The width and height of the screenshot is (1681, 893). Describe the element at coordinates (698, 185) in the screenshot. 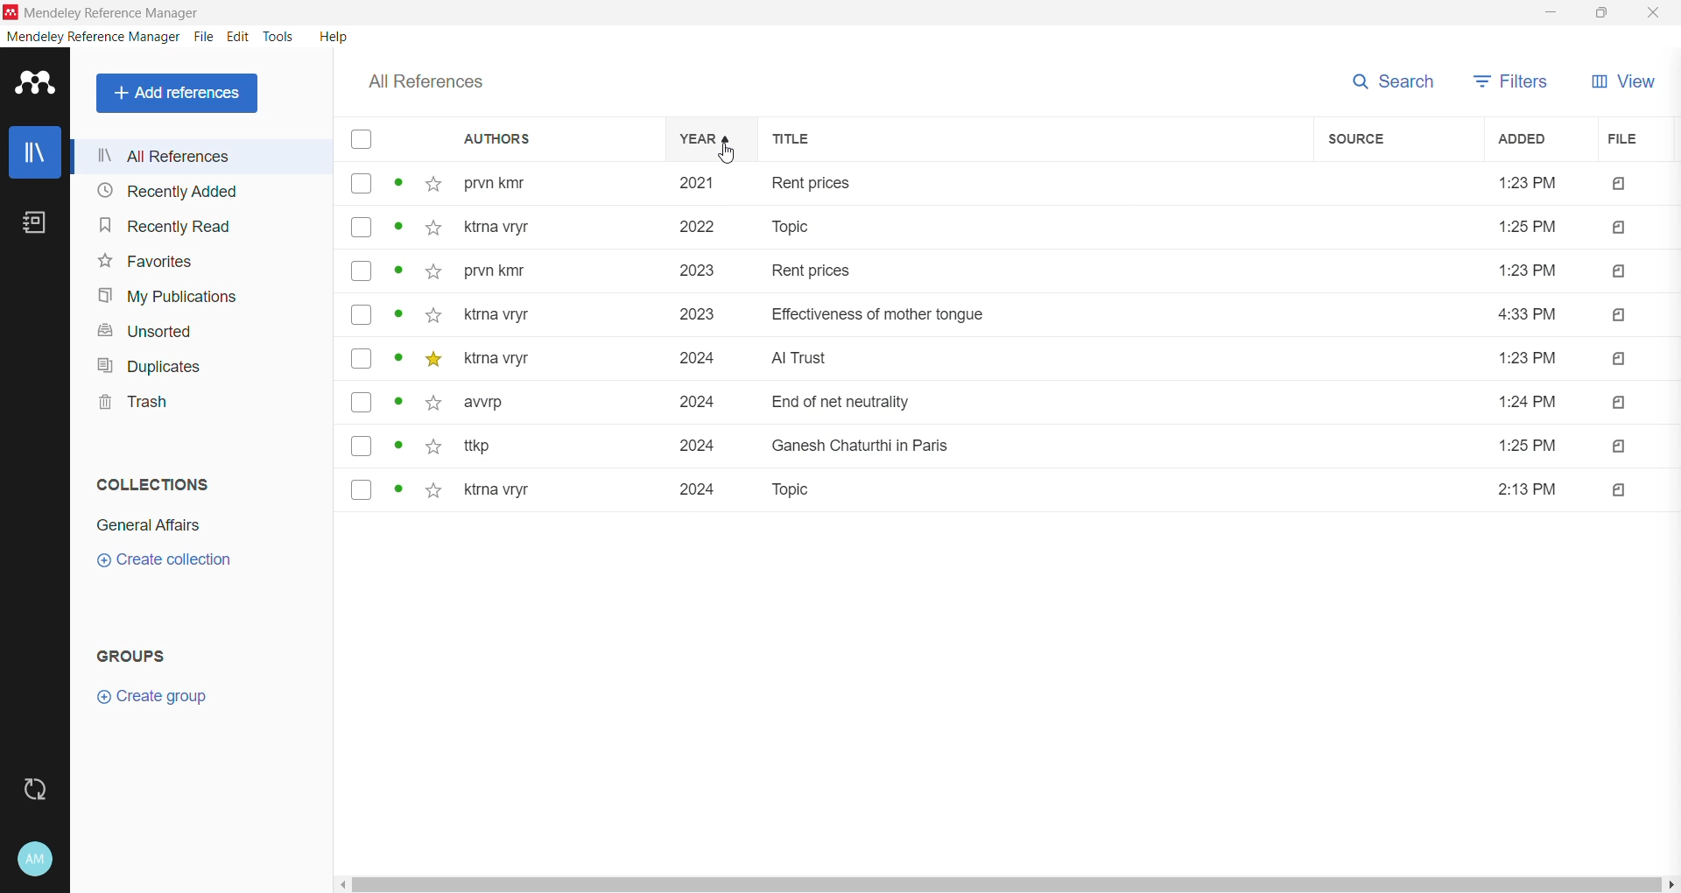

I see `2021` at that location.